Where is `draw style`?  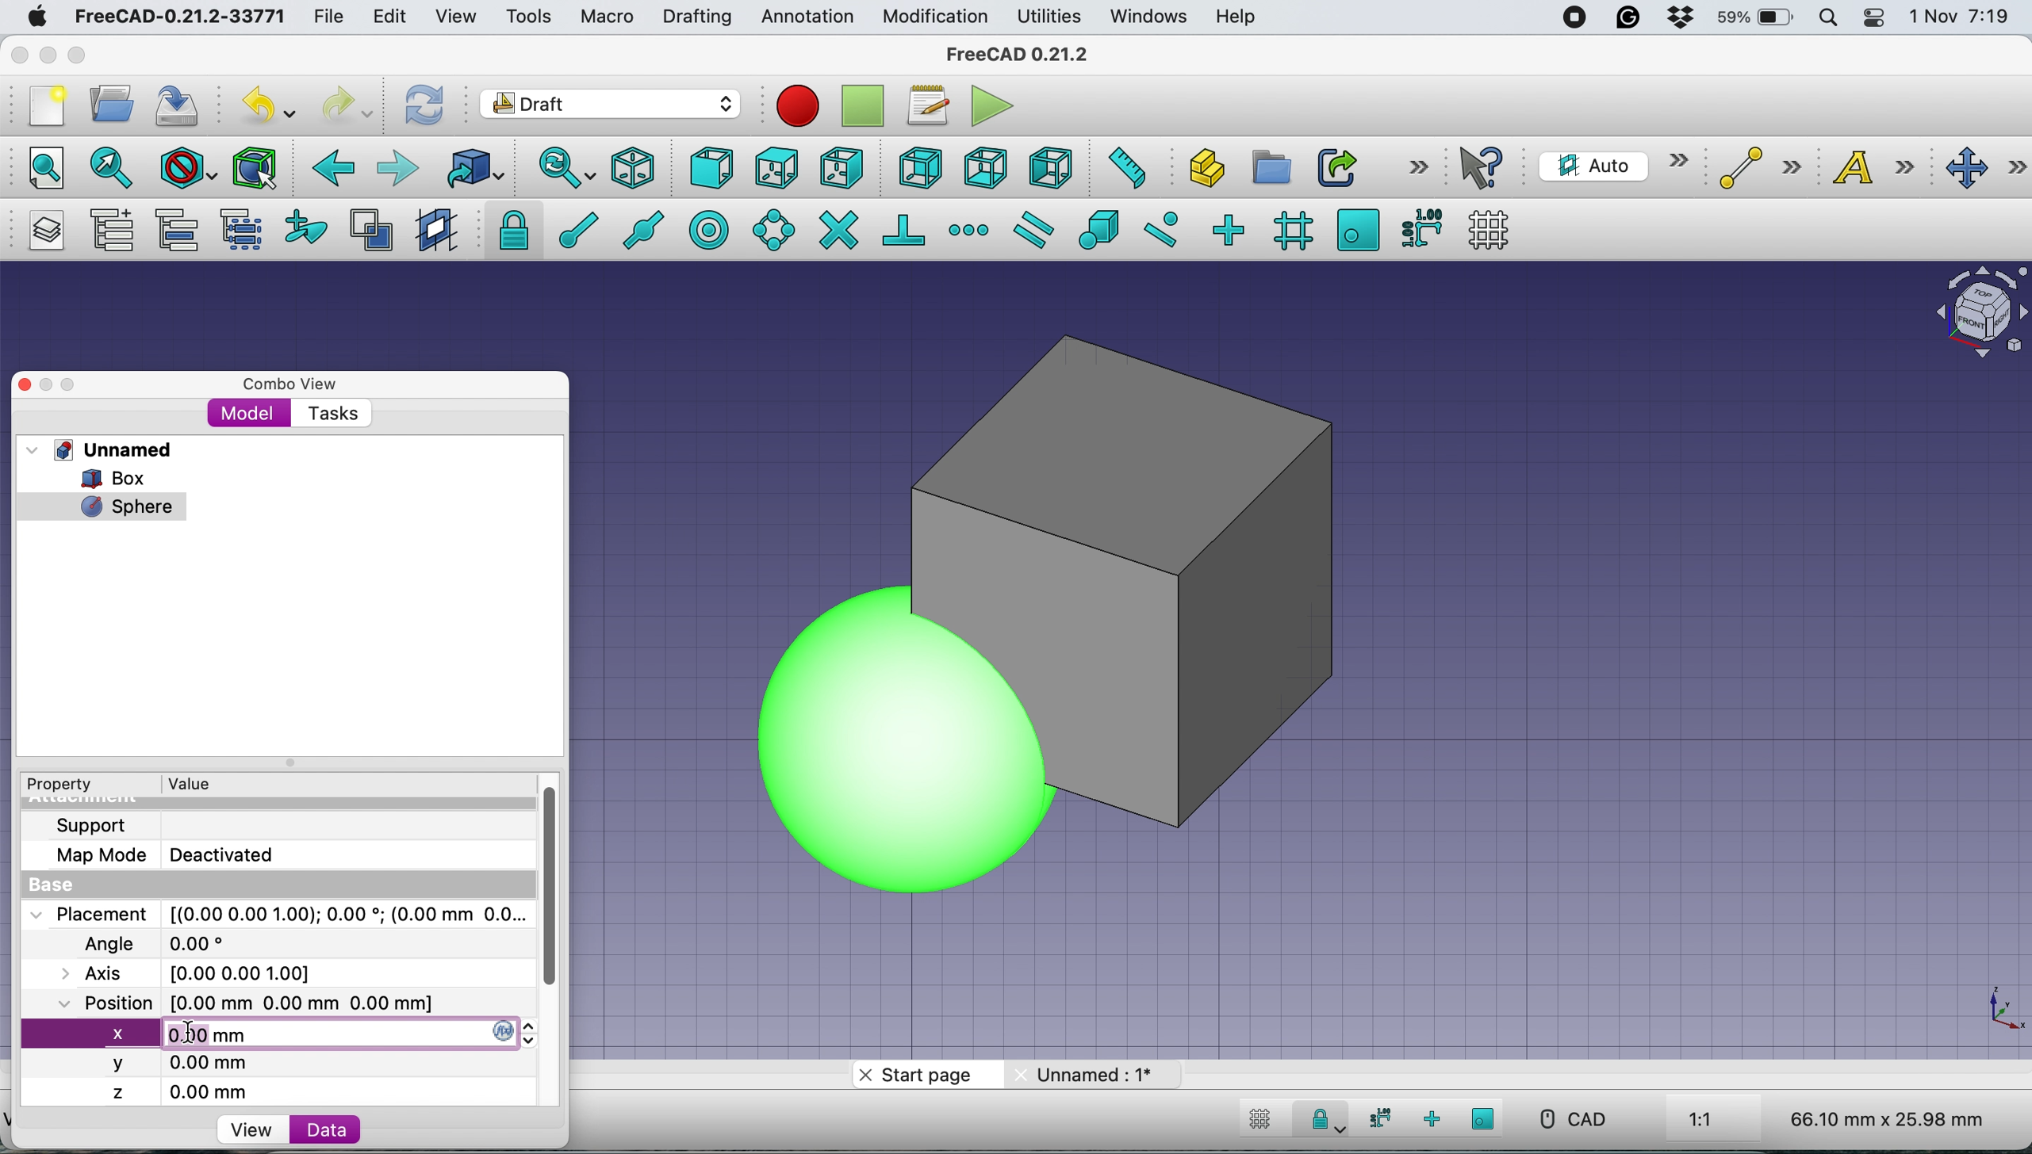
draw style is located at coordinates (189, 170).